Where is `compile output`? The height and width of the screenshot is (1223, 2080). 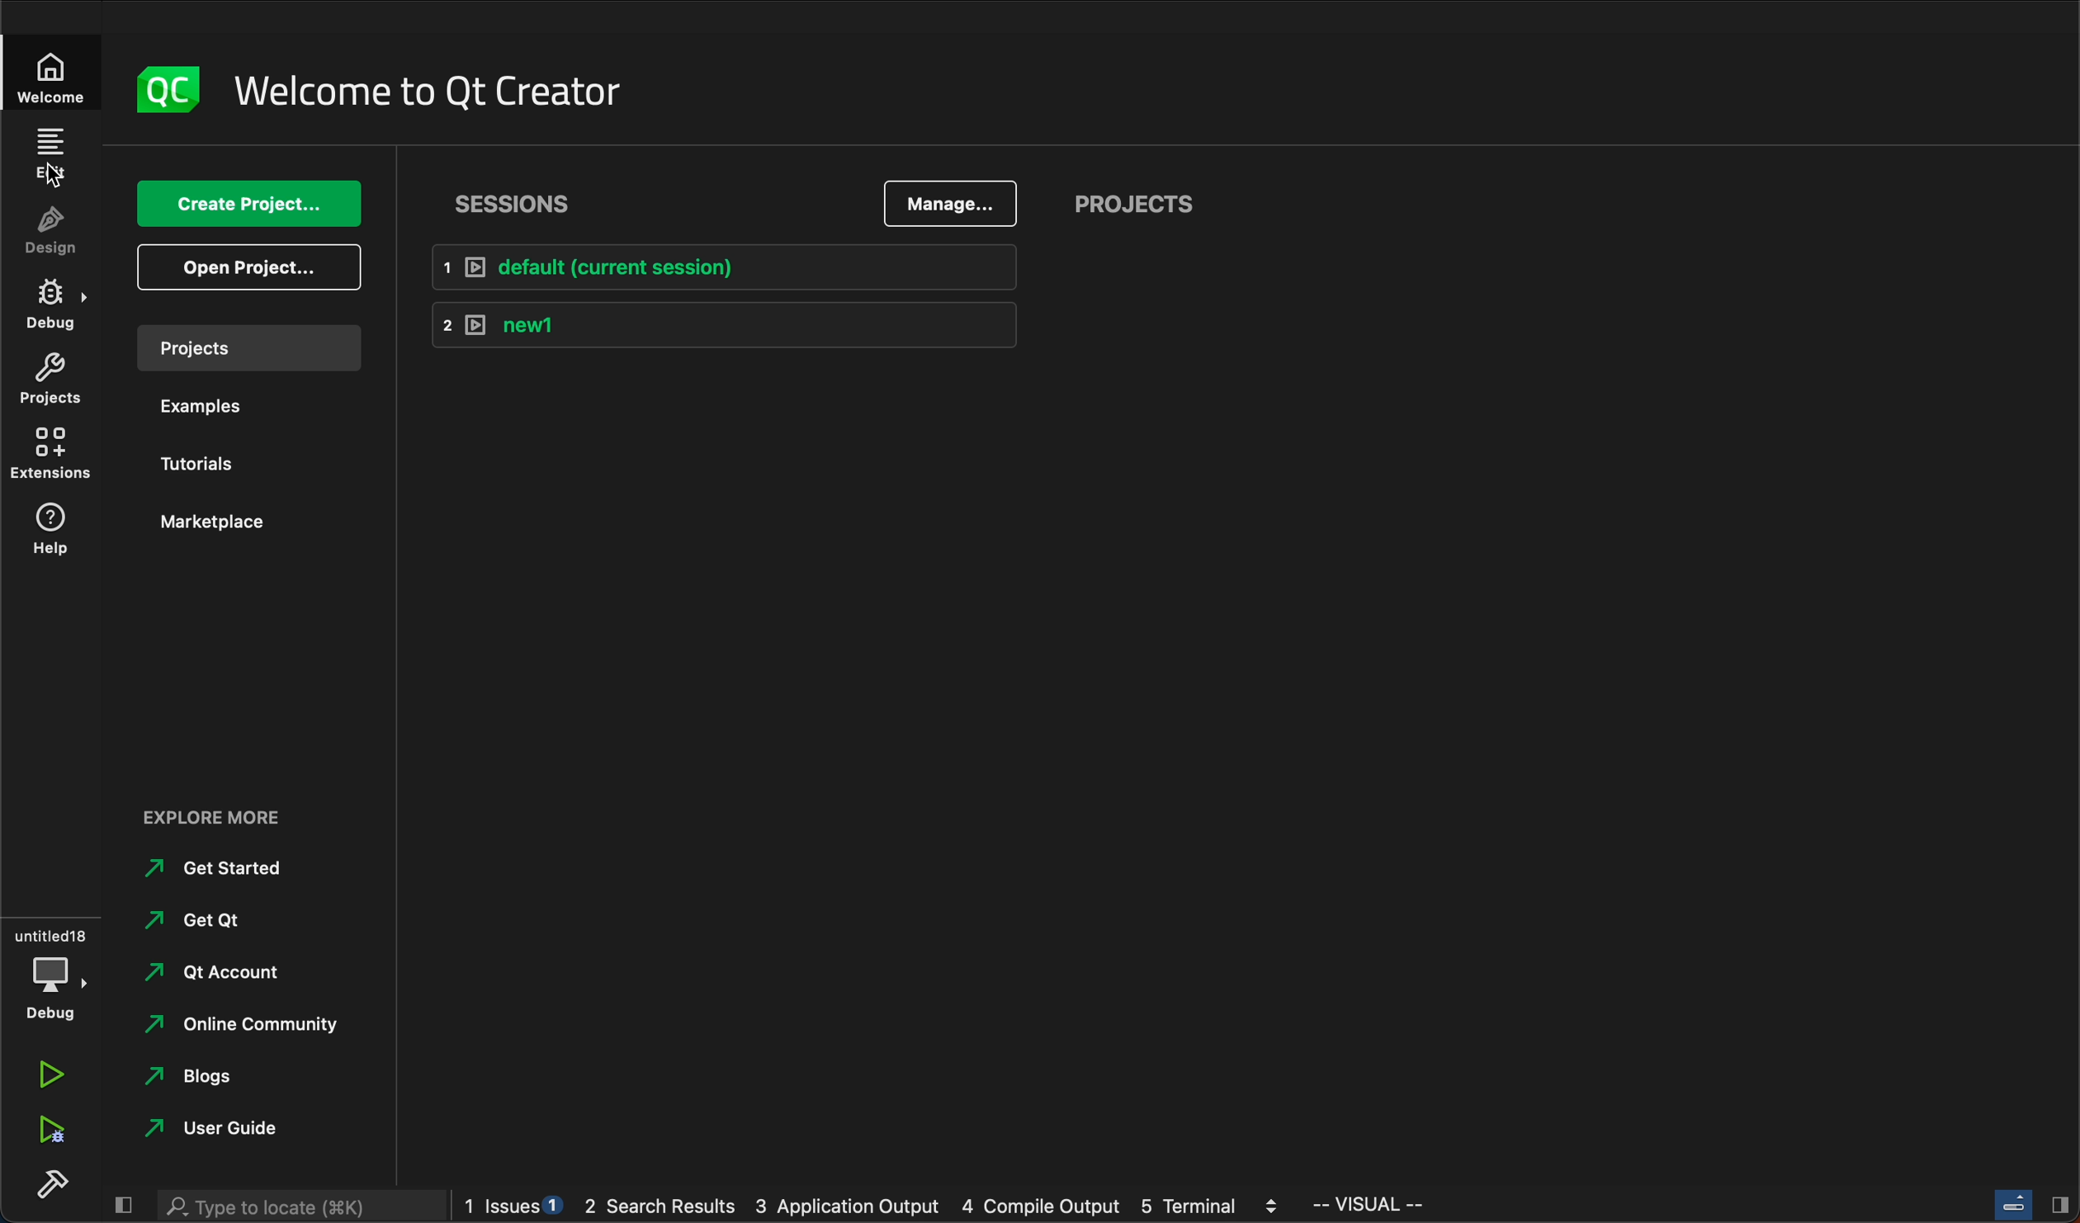
compile output is located at coordinates (1042, 1207).